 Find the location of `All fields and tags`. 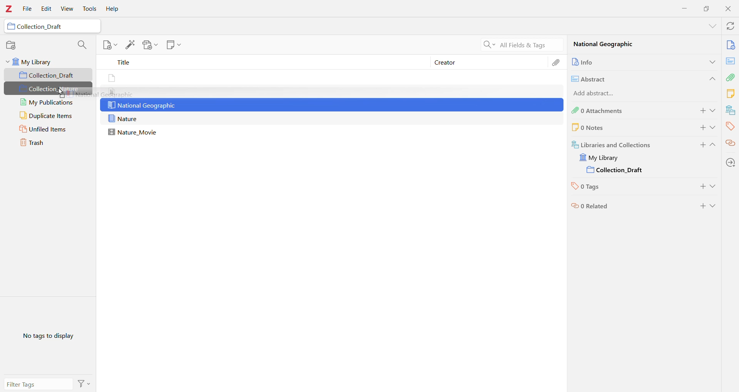

All fields and tags is located at coordinates (520, 44).